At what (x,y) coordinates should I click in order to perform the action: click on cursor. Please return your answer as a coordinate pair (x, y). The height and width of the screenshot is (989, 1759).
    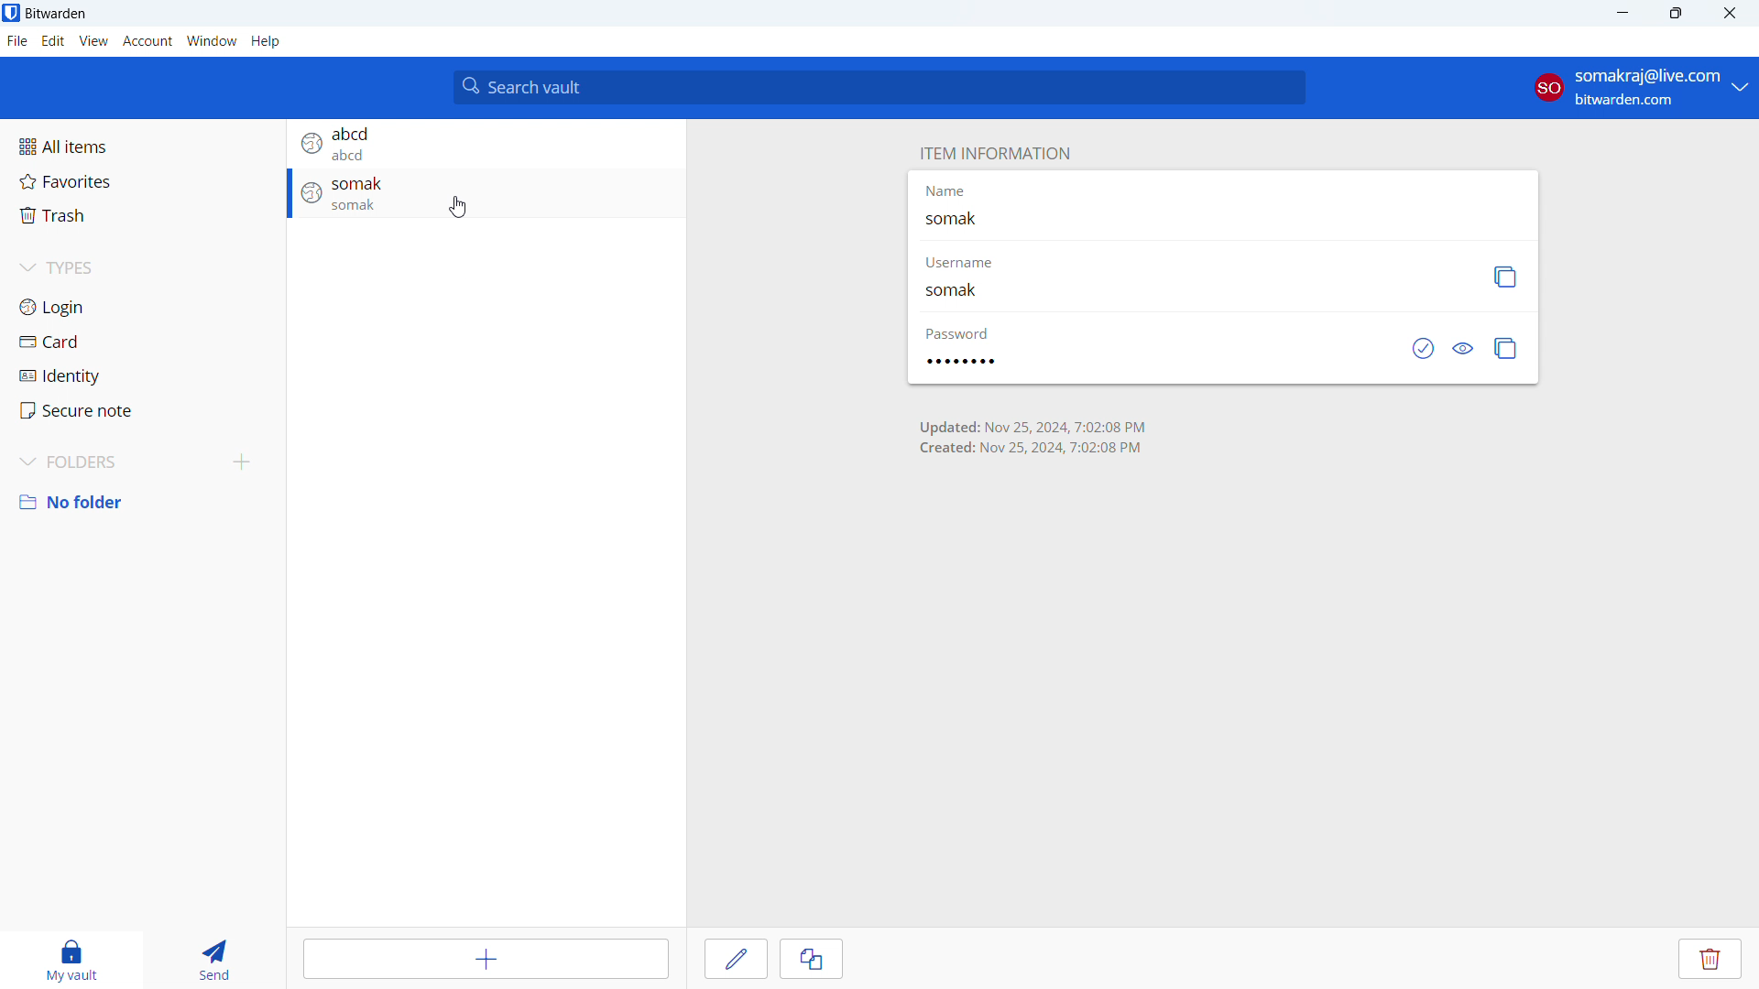
    Looking at the image, I should click on (458, 206).